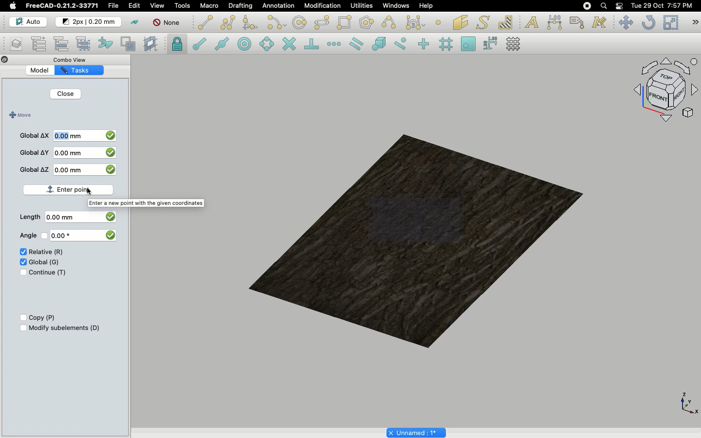 The image size is (701, 438). I want to click on Check, so click(21, 253).